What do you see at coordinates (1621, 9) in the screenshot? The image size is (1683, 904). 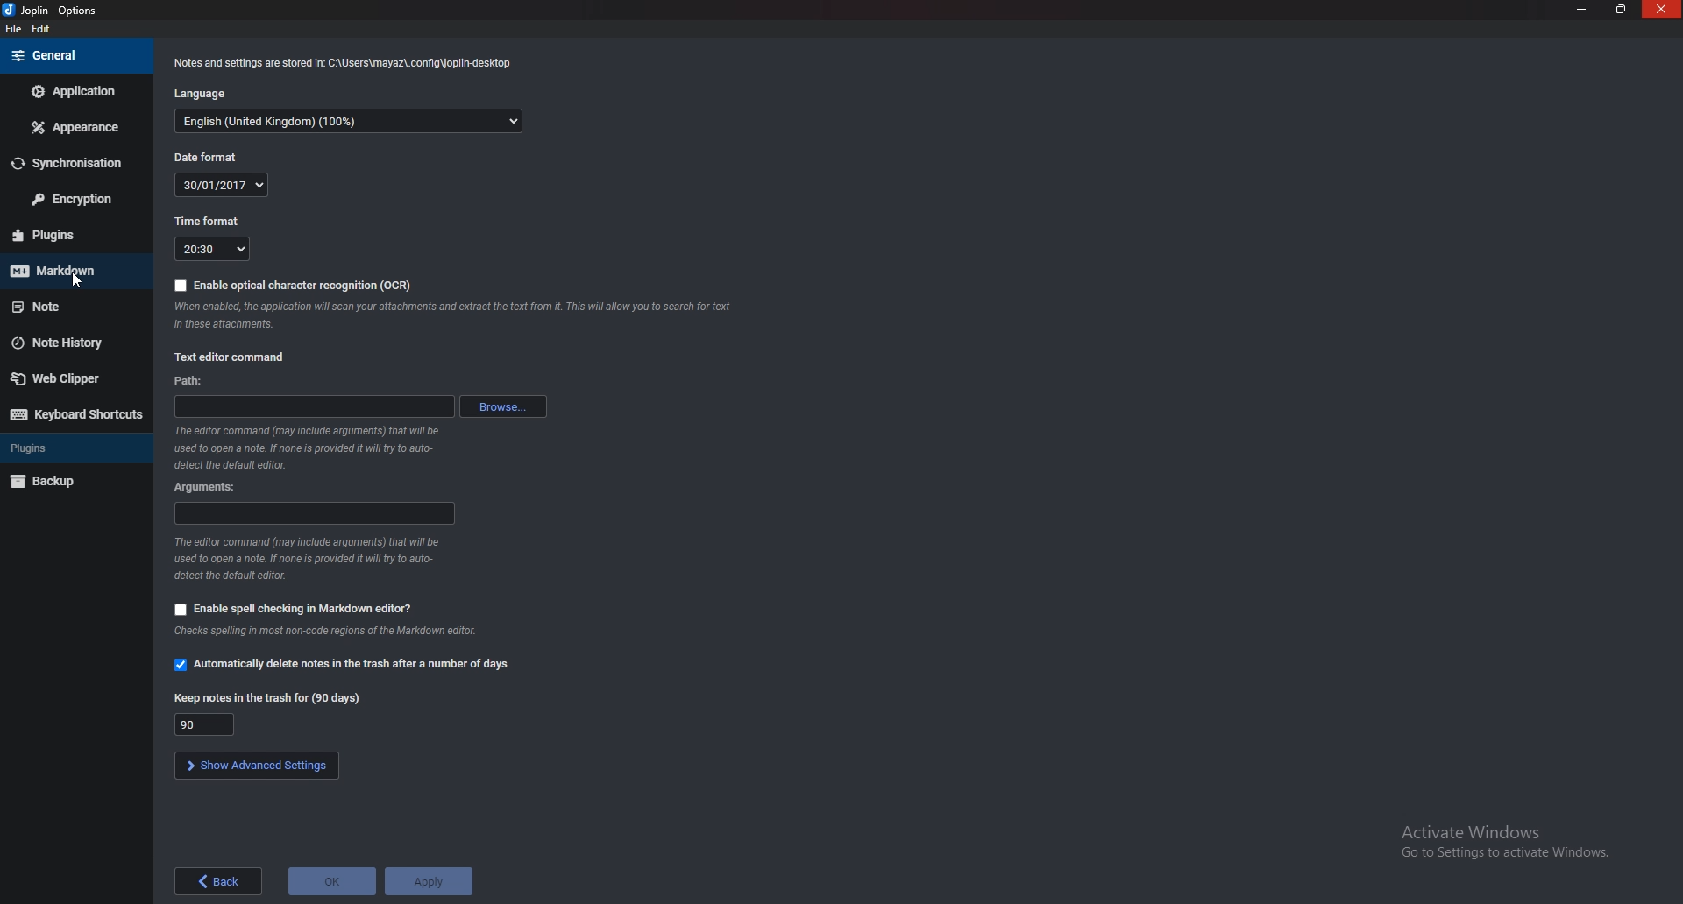 I see `resize` at bounding box center [1621, 9].